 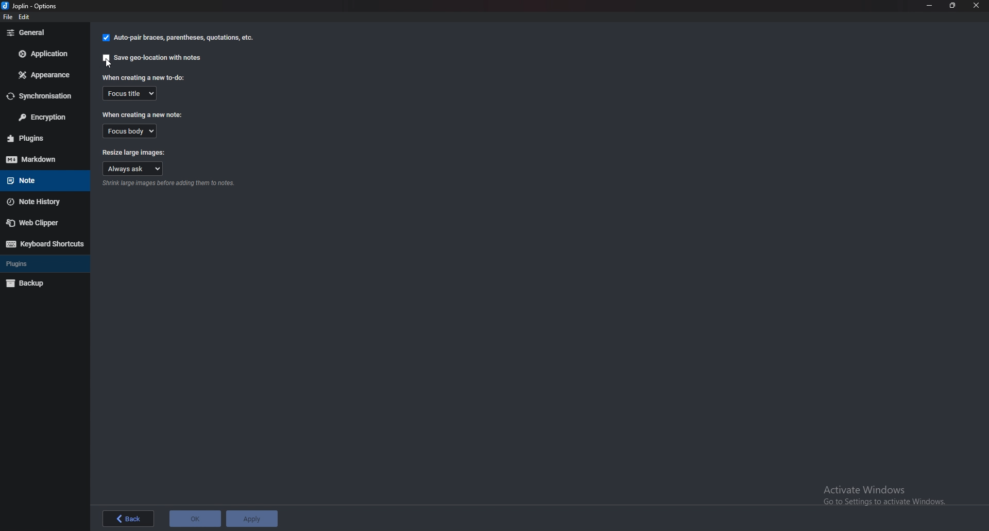 I want to click on Always ask, so click(x=134, y=169).